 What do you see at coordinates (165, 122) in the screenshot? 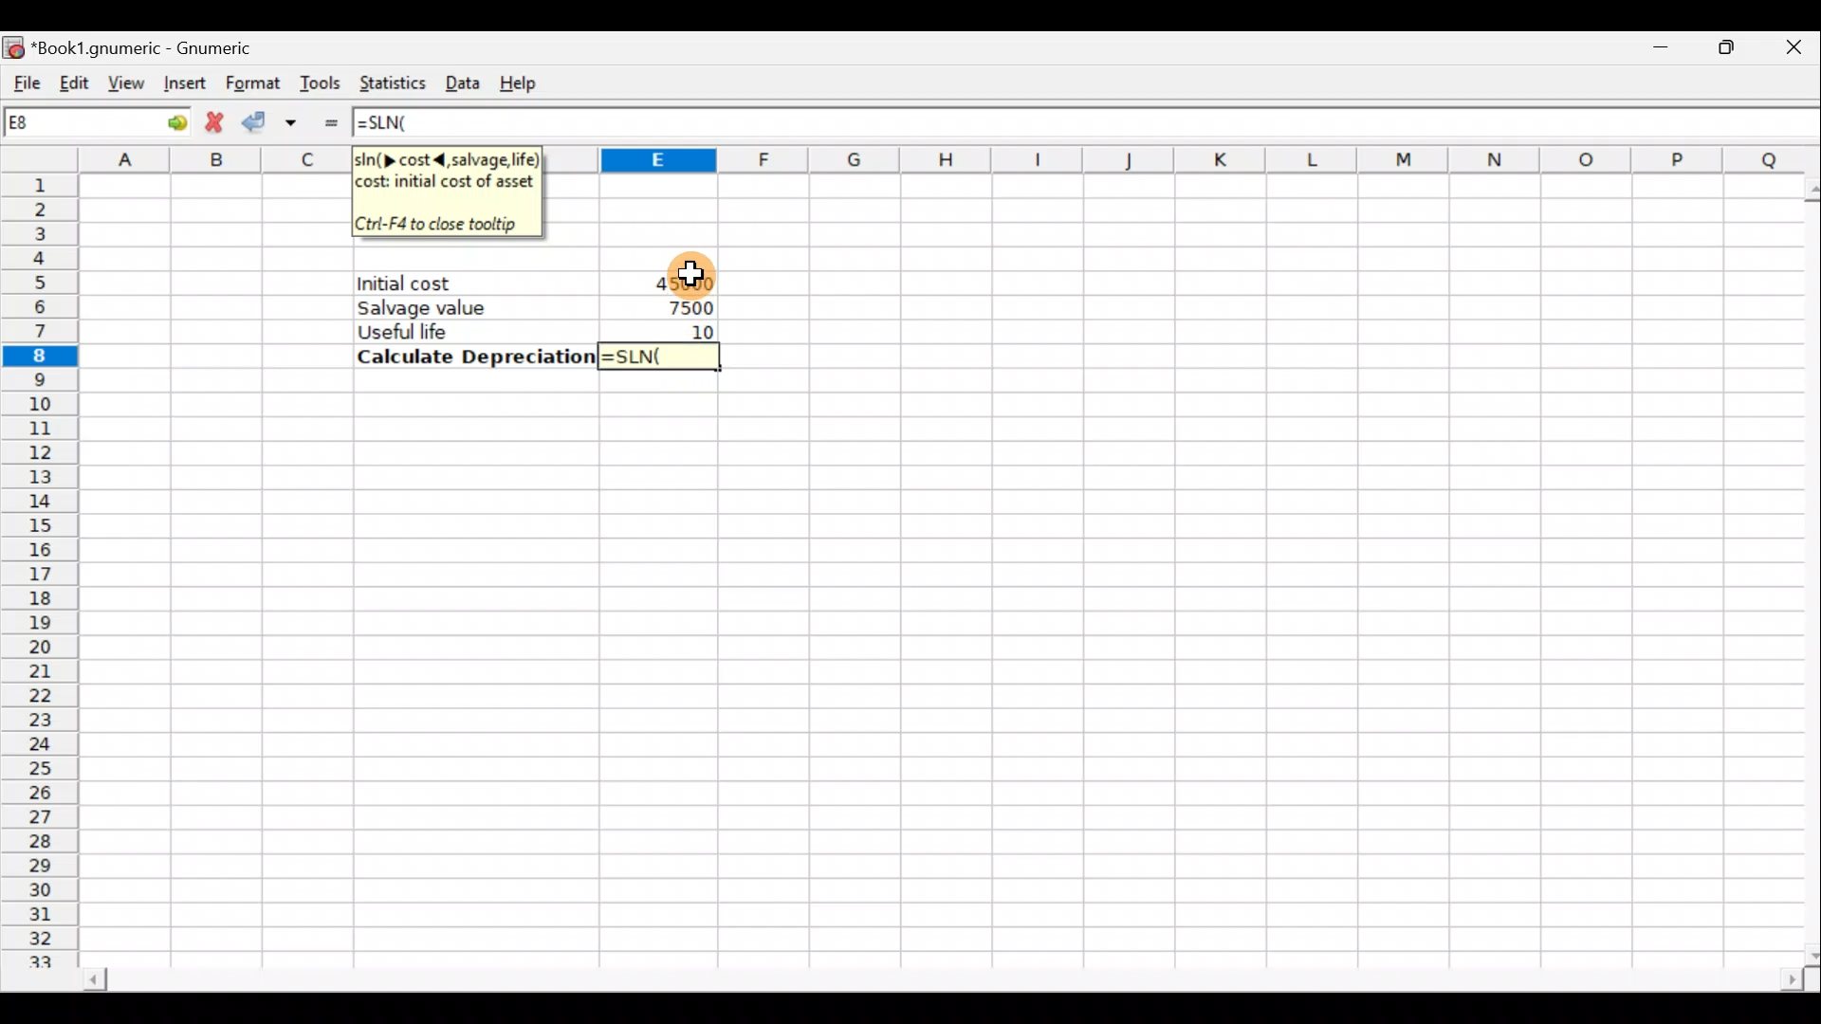
I see `go to` at bounding box center [165, 122].